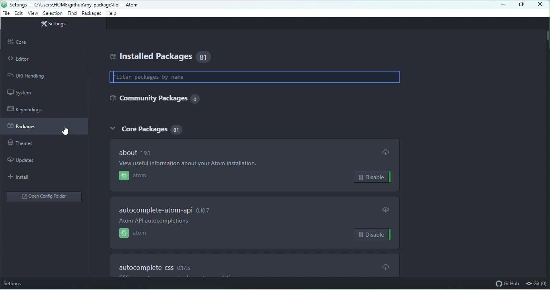 The image size is (550, 290). What do you see at coordinates (155, 98) in the screenshot?
I see `community packages` at bounding box center [155, 98].